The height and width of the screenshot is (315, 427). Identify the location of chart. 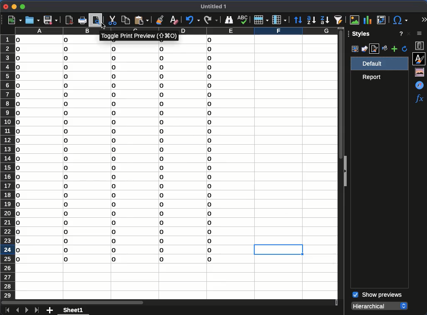
(367, 20).